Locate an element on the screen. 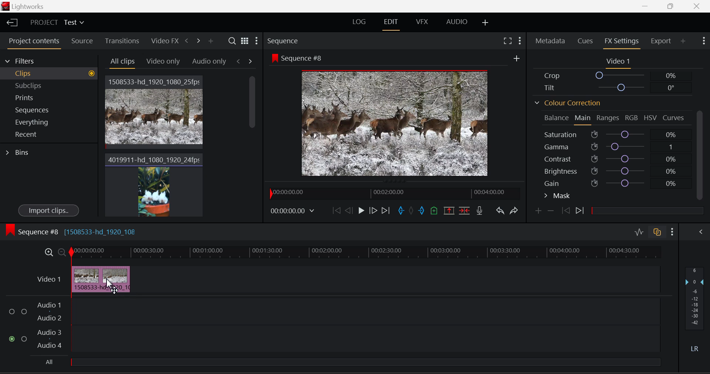 The width and height of the screenshot is (710, 374). Go Forward is located at coordinates (375, 211).